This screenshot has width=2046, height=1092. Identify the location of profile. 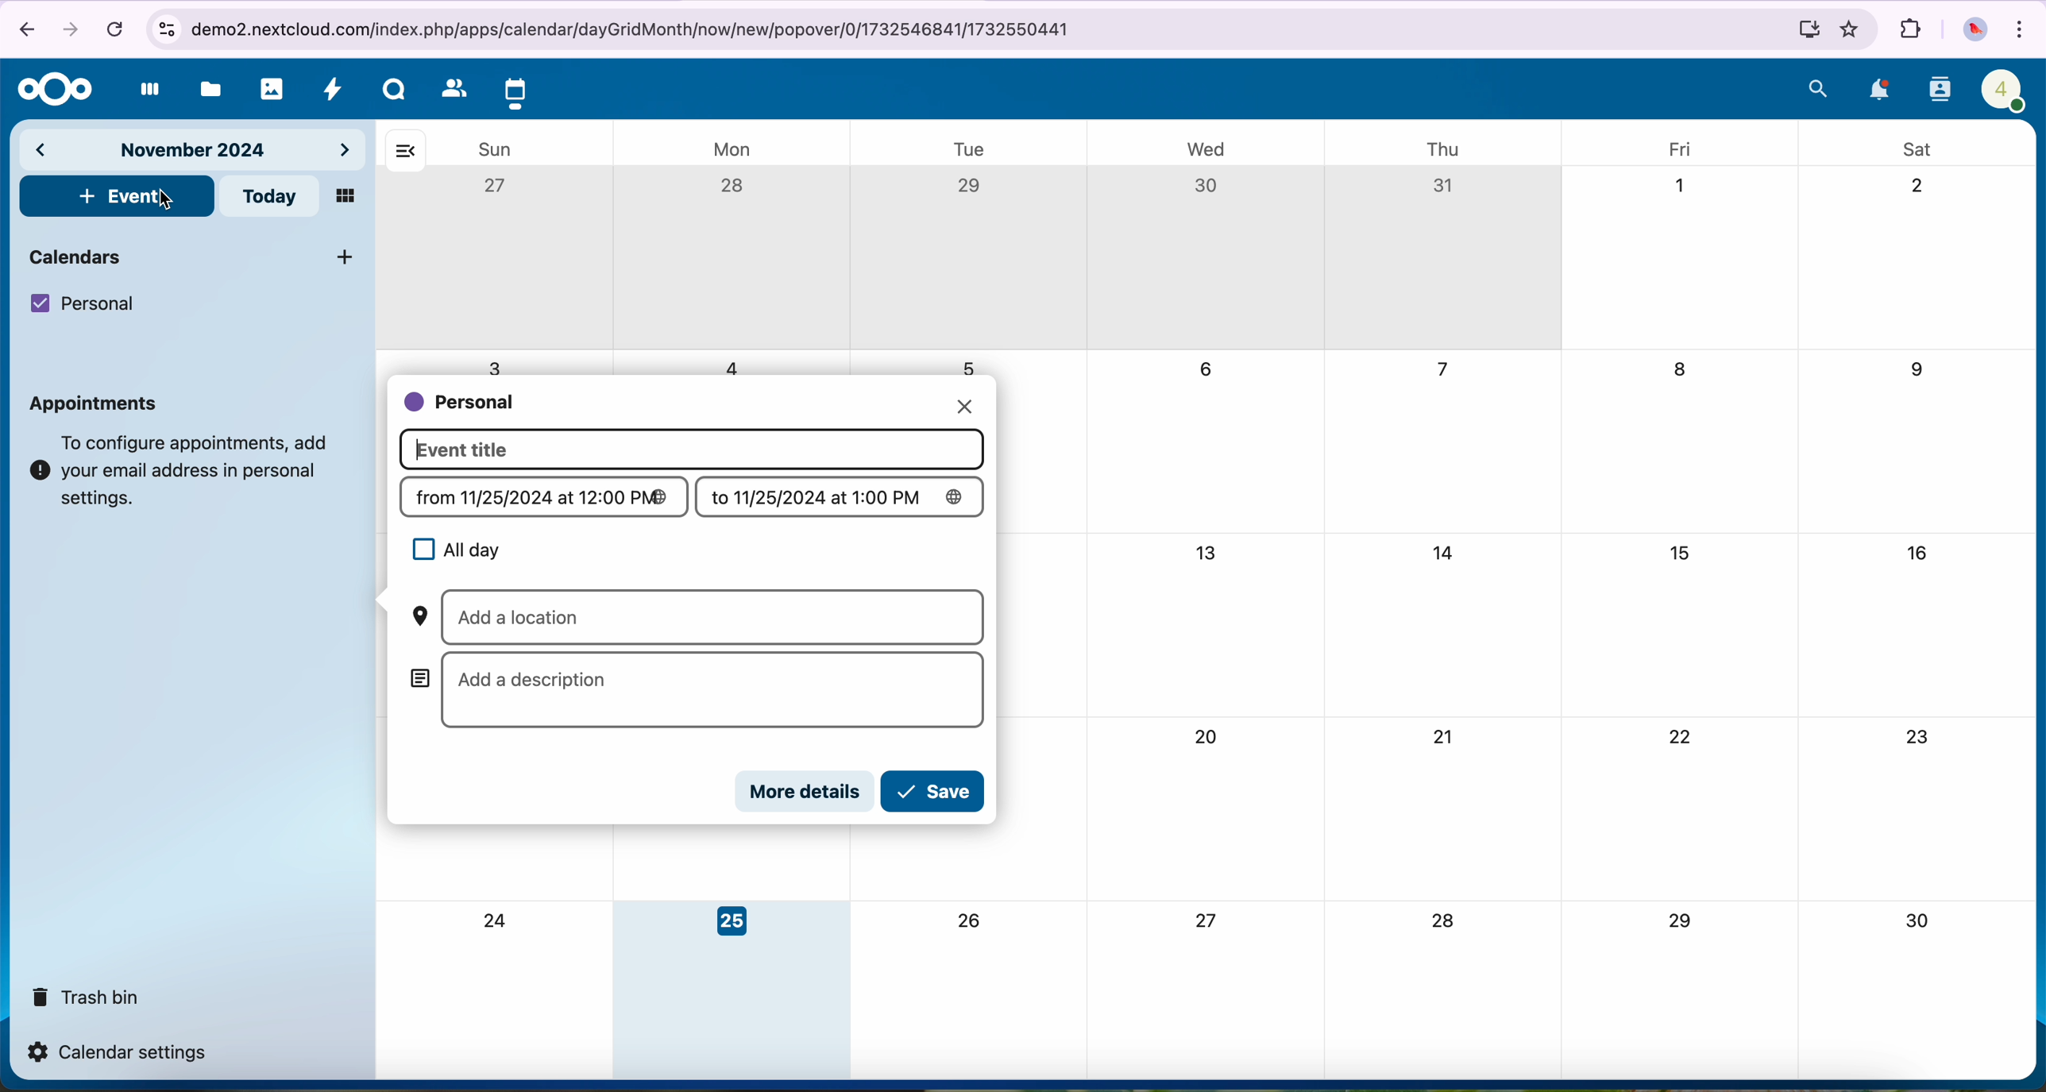
(2004, 90).